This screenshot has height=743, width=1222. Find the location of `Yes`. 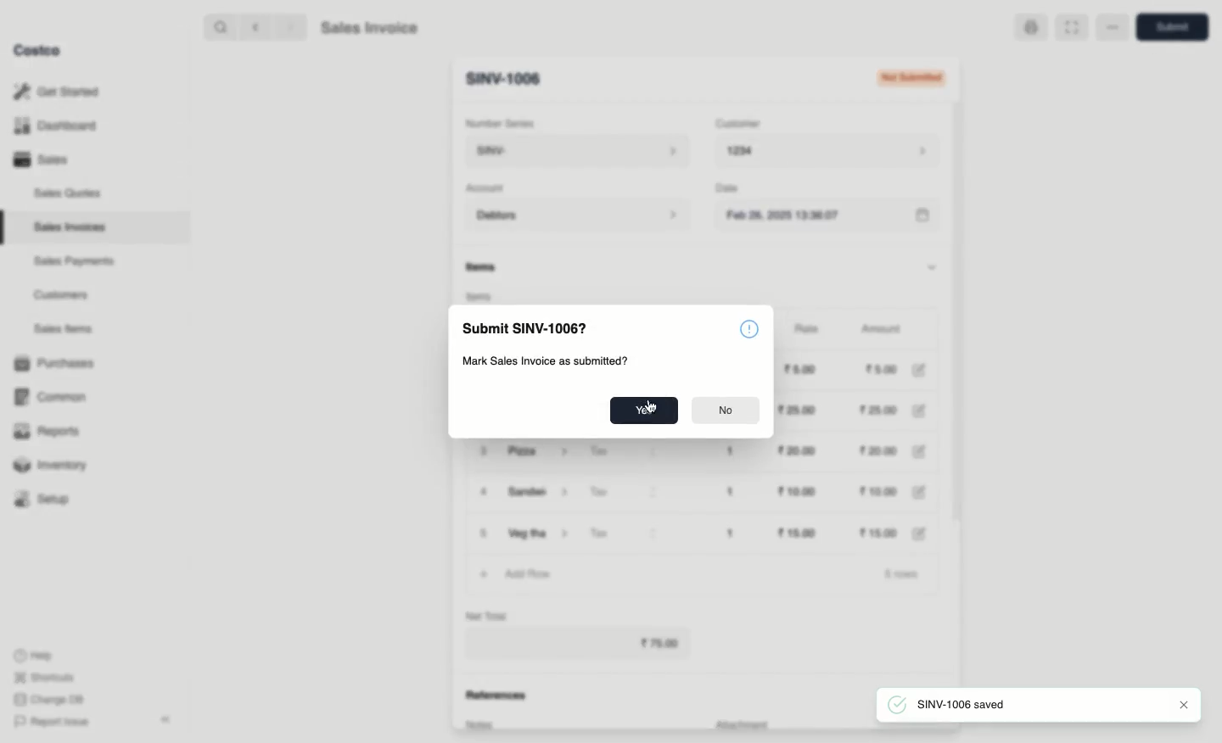

Yes is located at coordinates (644, 411).